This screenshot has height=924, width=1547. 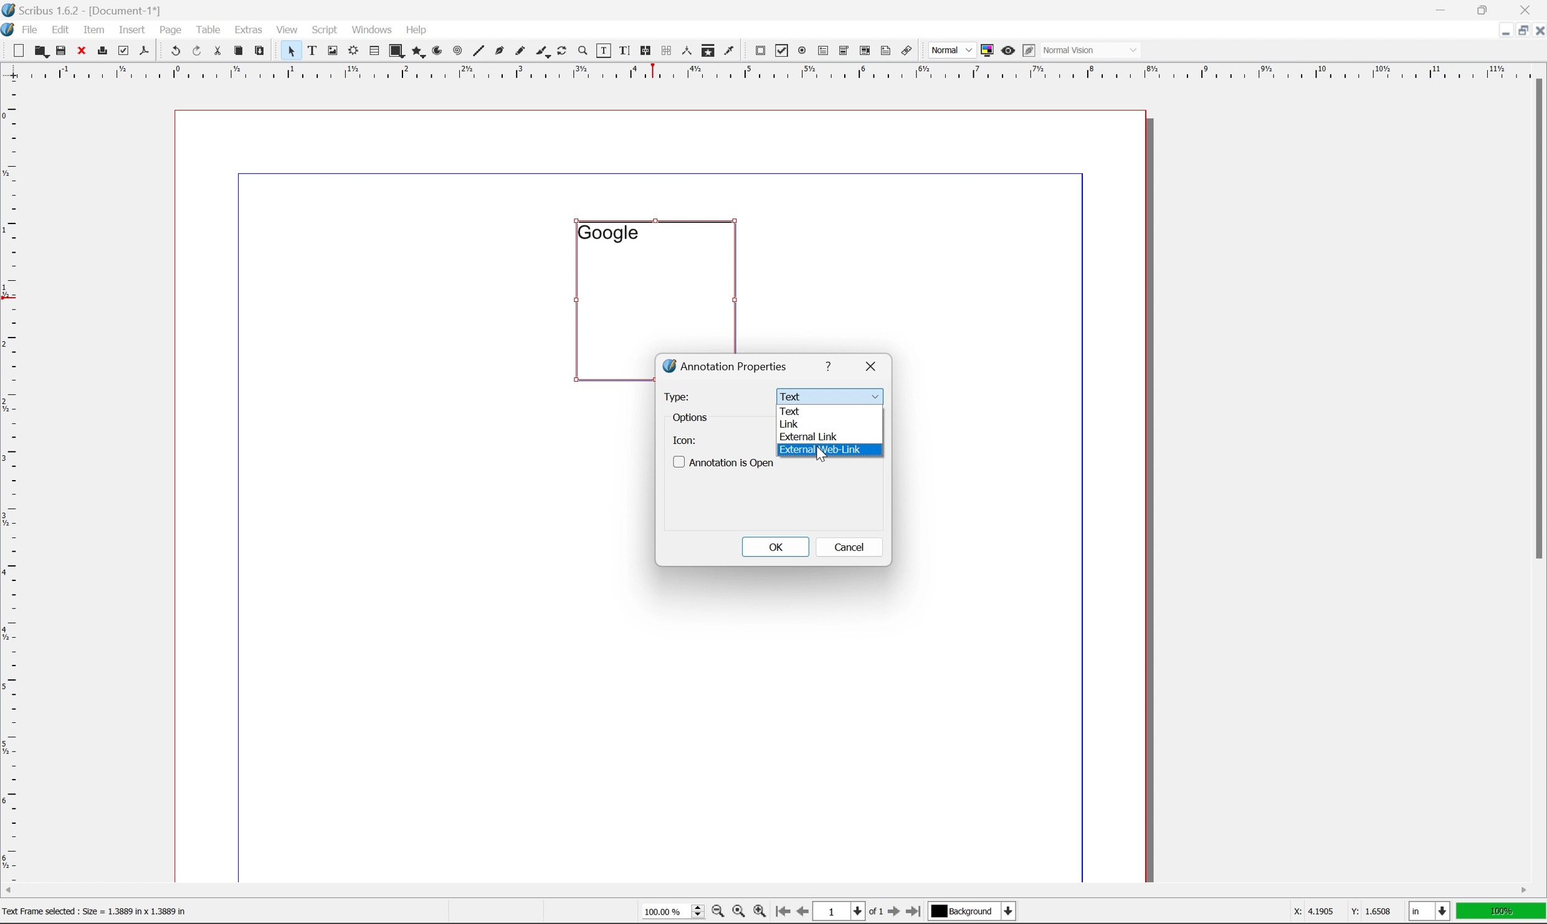 I want to click on go to last page, so click(x=913, y=912).